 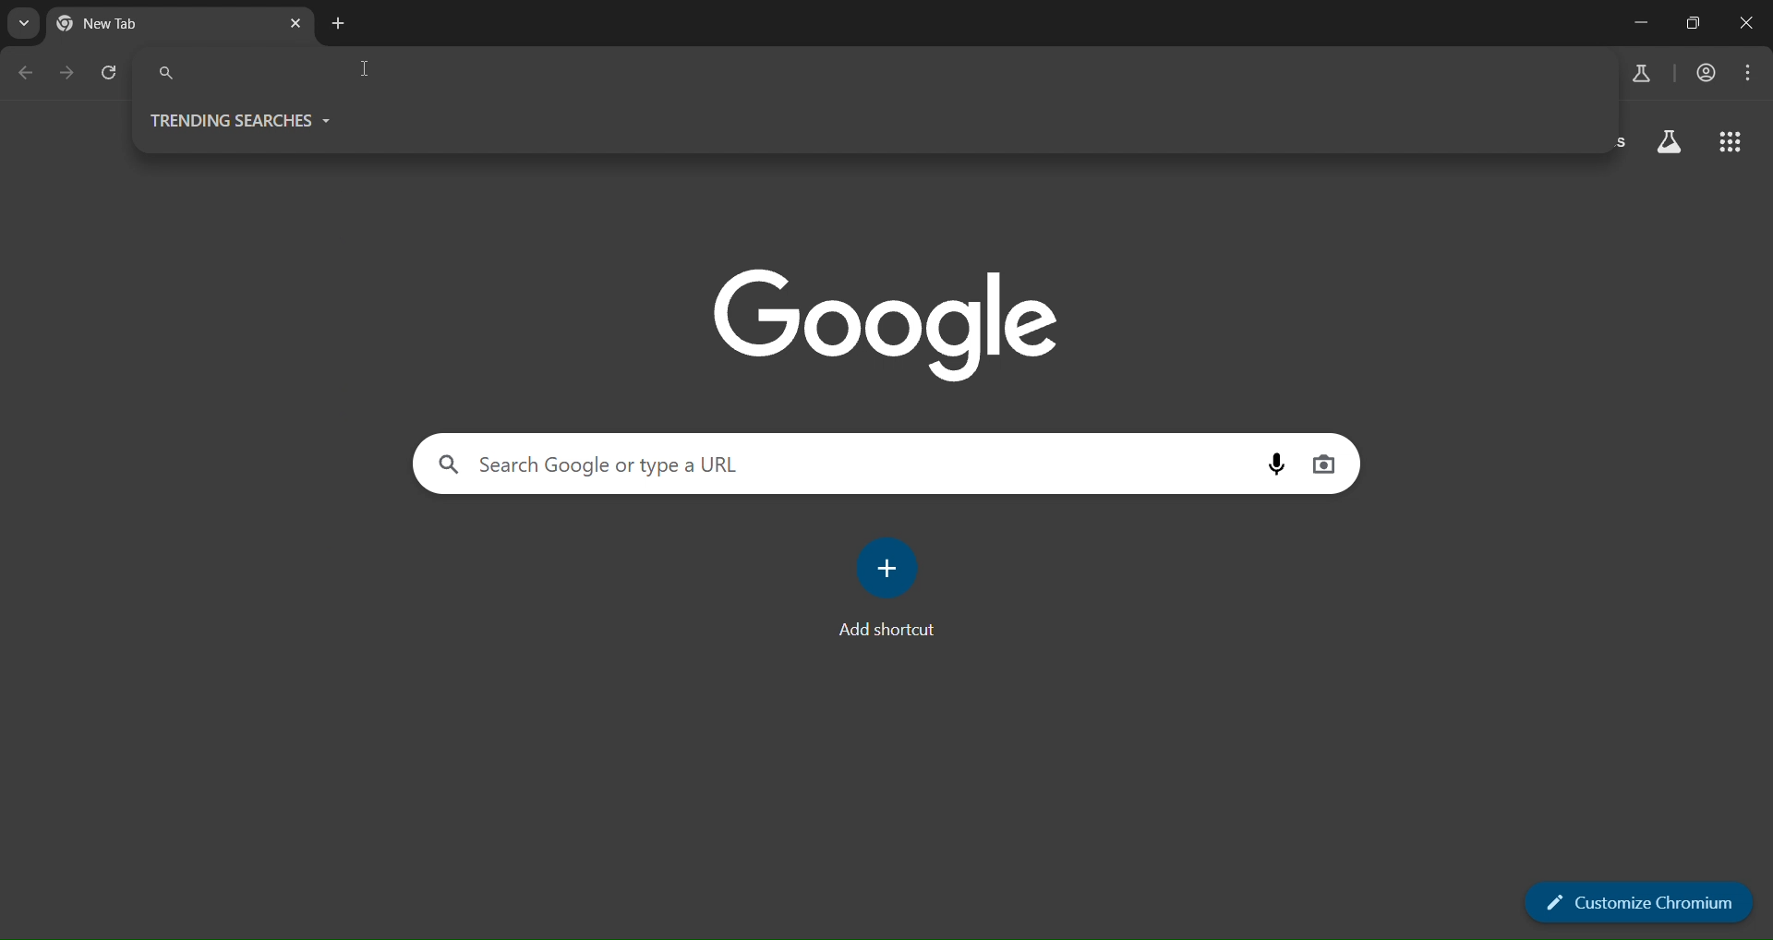 What do you see at coordinates (309, 70) in the screenshot?
I see `search pane` at bounding box center [309, 70].